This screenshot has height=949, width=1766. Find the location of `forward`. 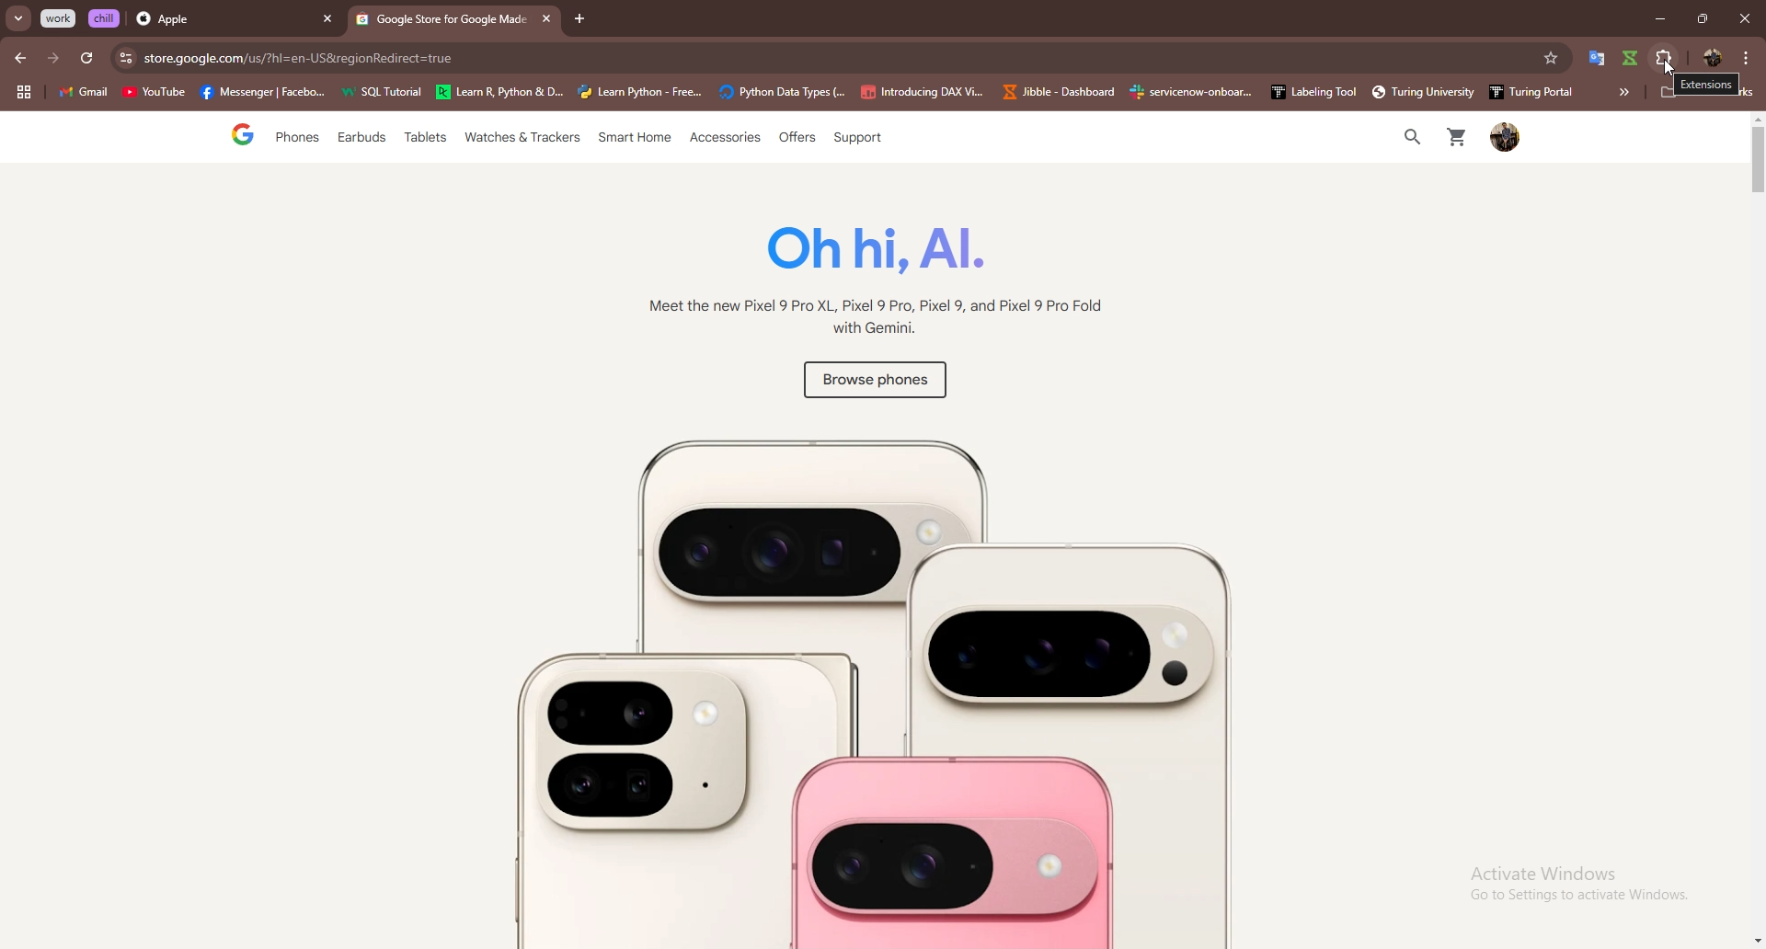

forward is located at coordinates (53, 58).